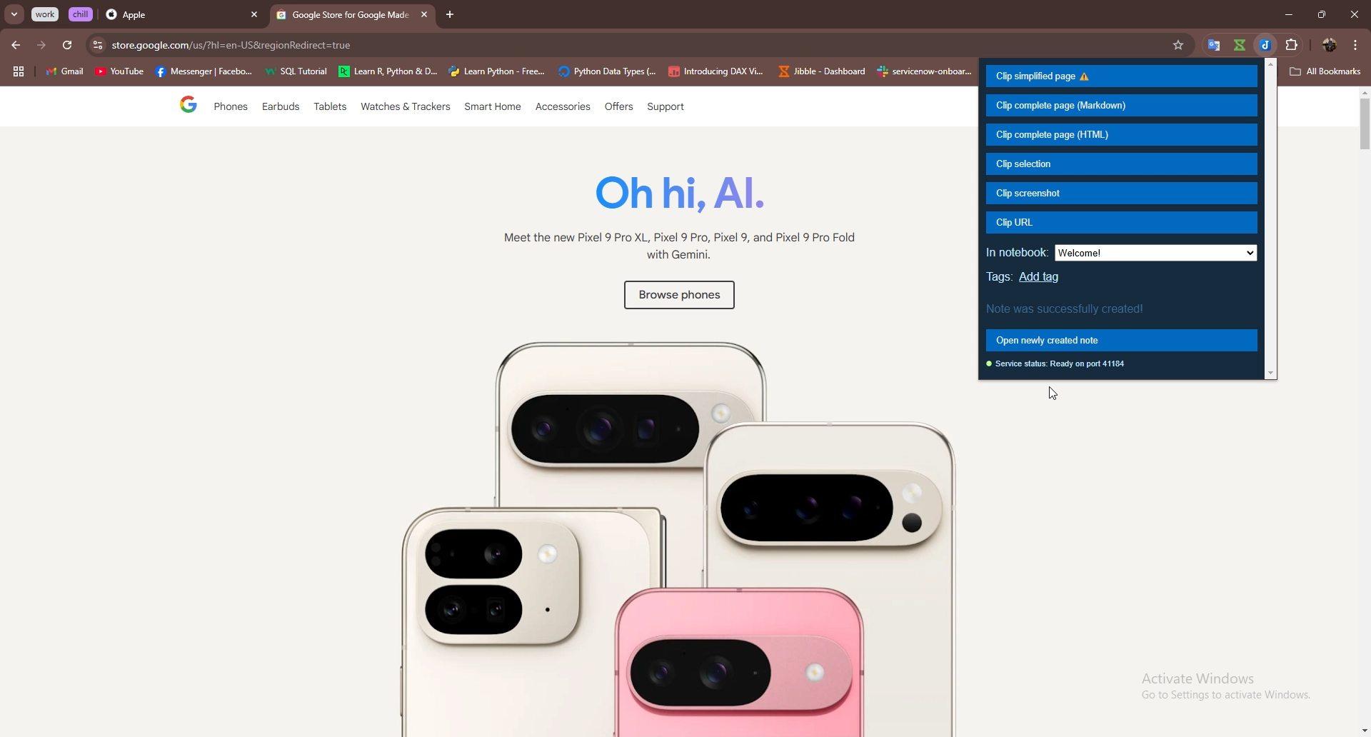 Image resolution: width=1371 pixels, height=737 pixels. Describe the element at coordinates (637, 45) in the screenshot. I see `apple.com` at that location.